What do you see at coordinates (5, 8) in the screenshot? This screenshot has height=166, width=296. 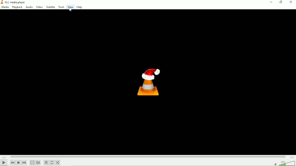 I see `Media` at bounding box center [5, 8].